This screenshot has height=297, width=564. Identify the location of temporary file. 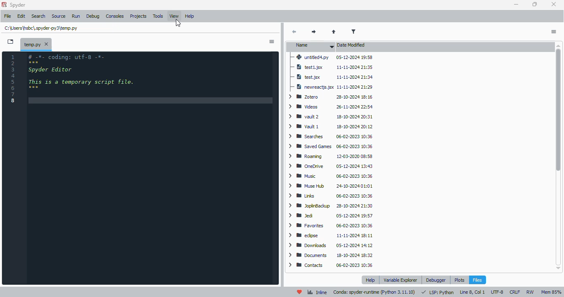
(40, 28).